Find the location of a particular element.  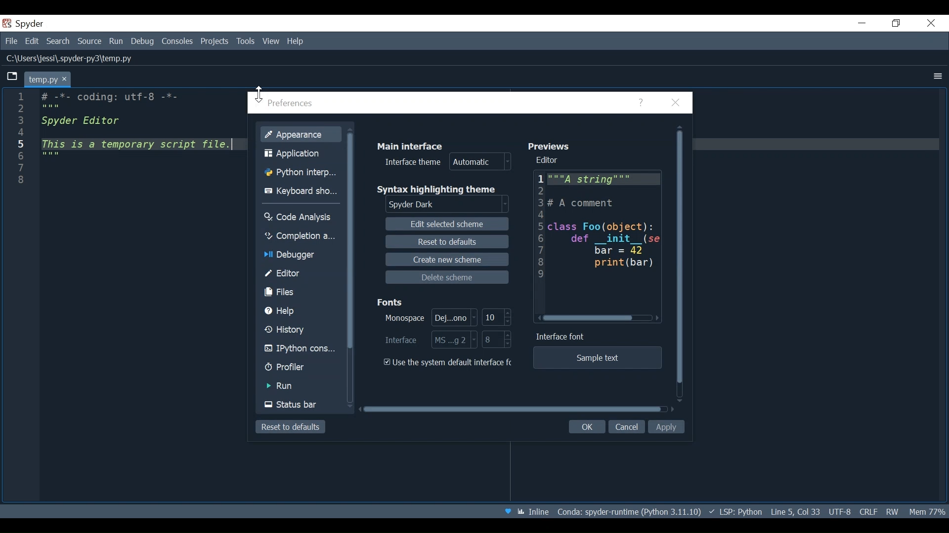

Apply  is located at coordinates (667, 427).